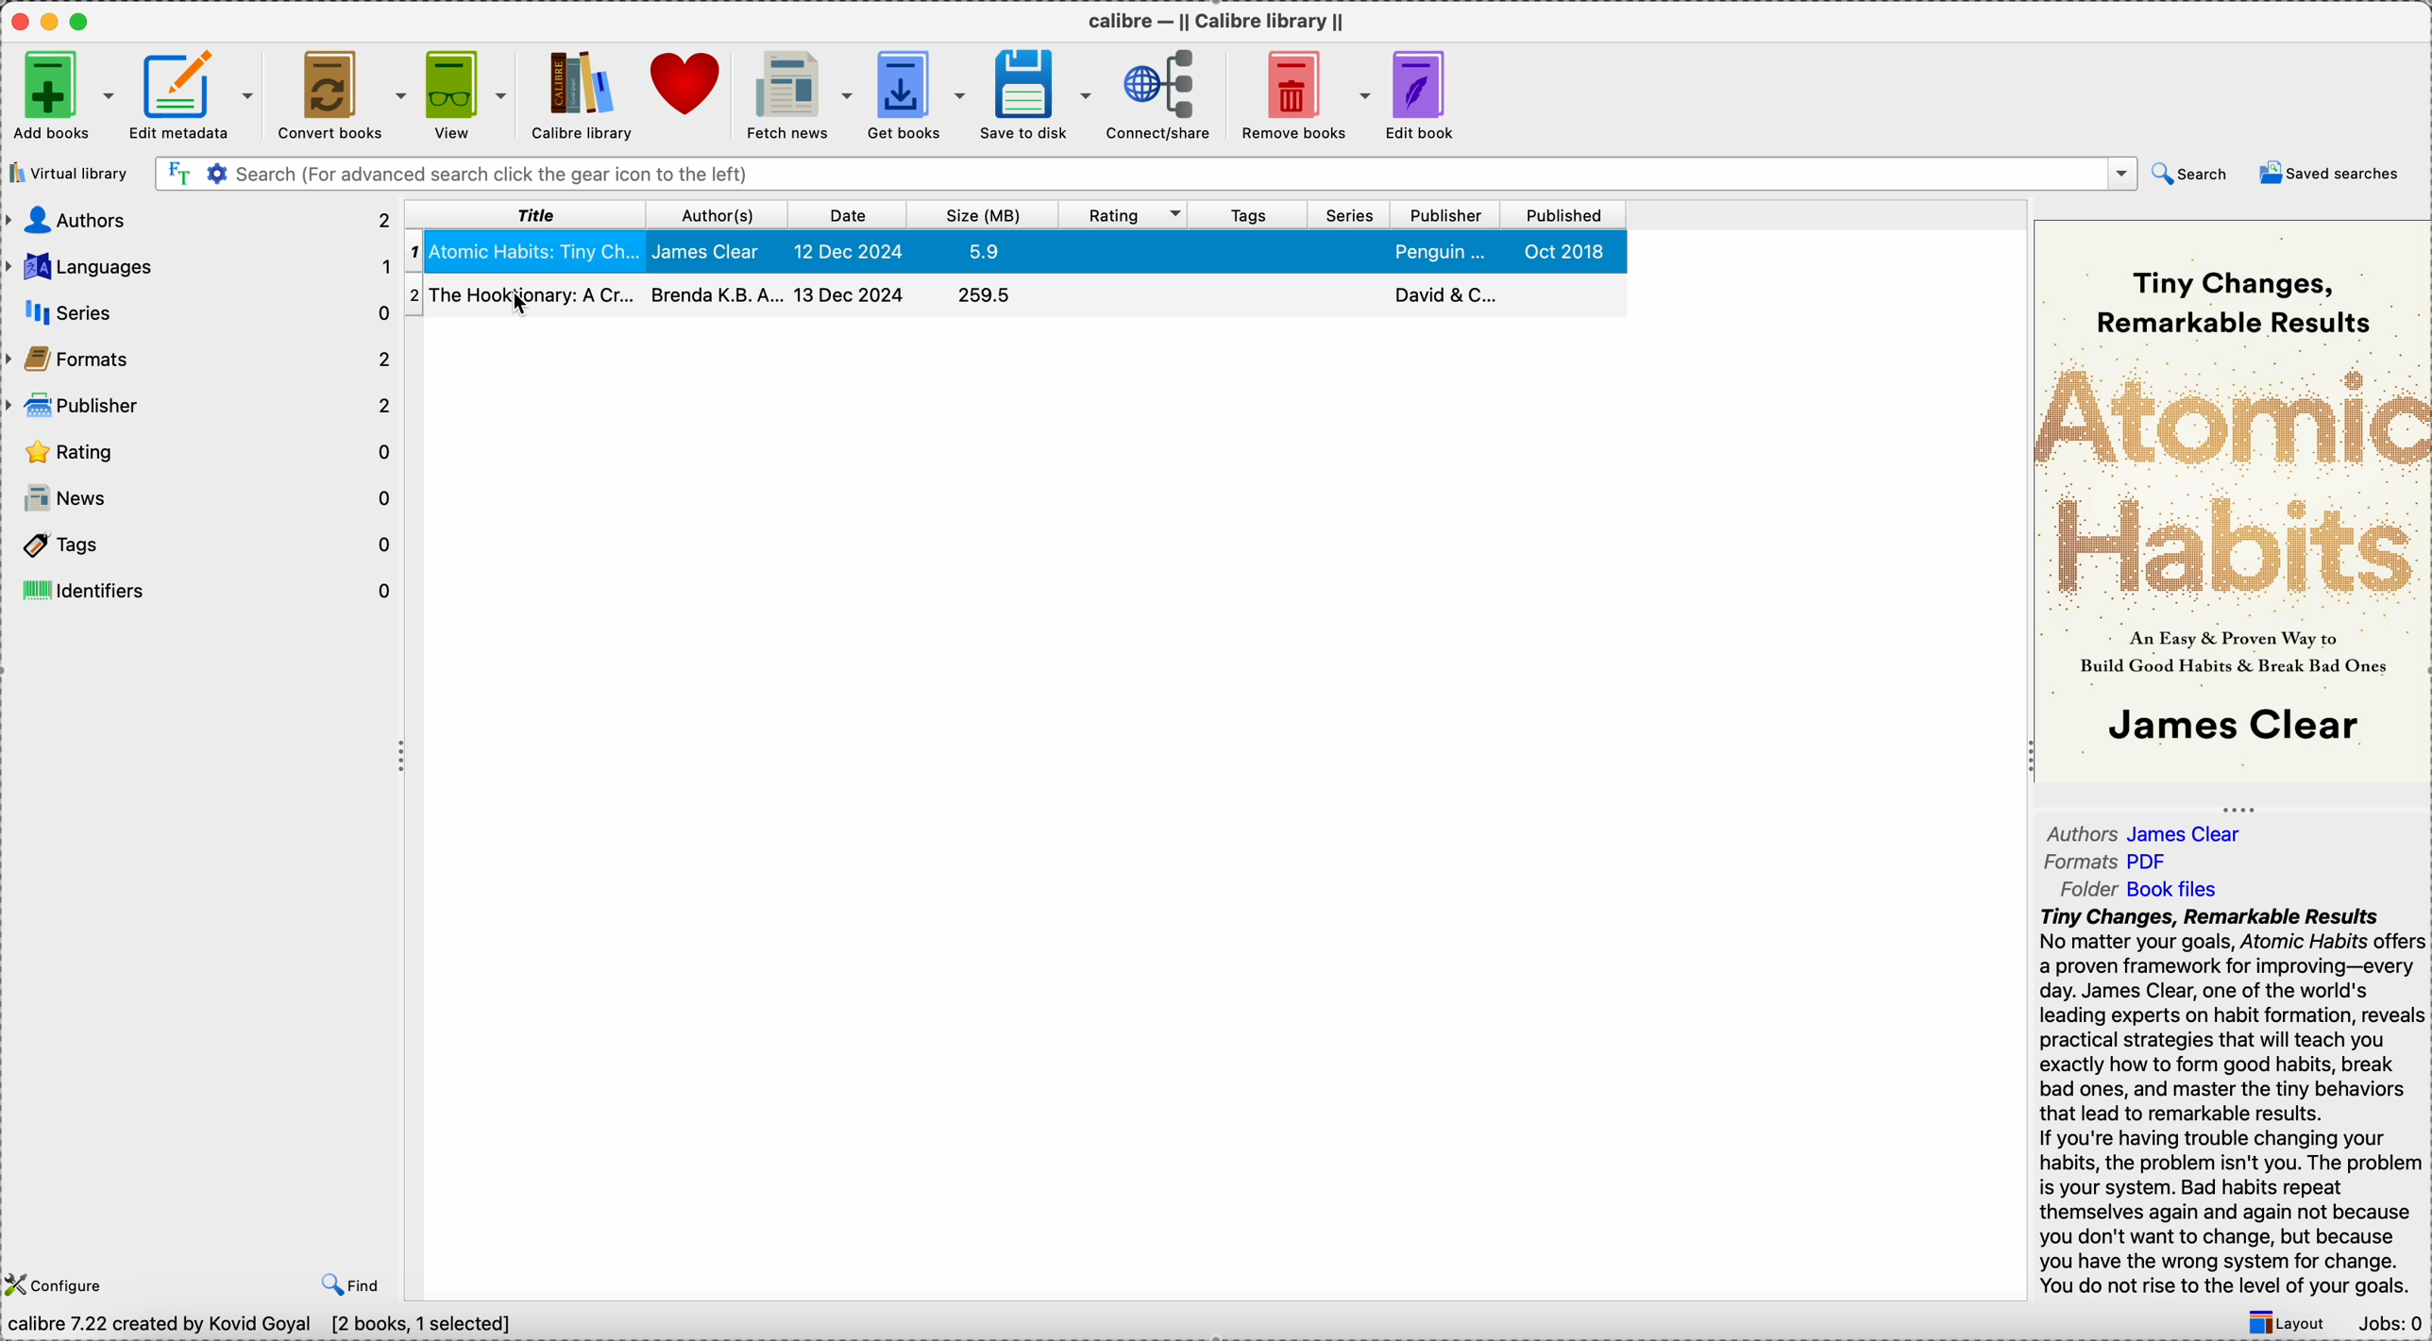 Image resolution: width=2432 pixels, height=1341 pixels. I want to click on rating, so click(1126, 214).